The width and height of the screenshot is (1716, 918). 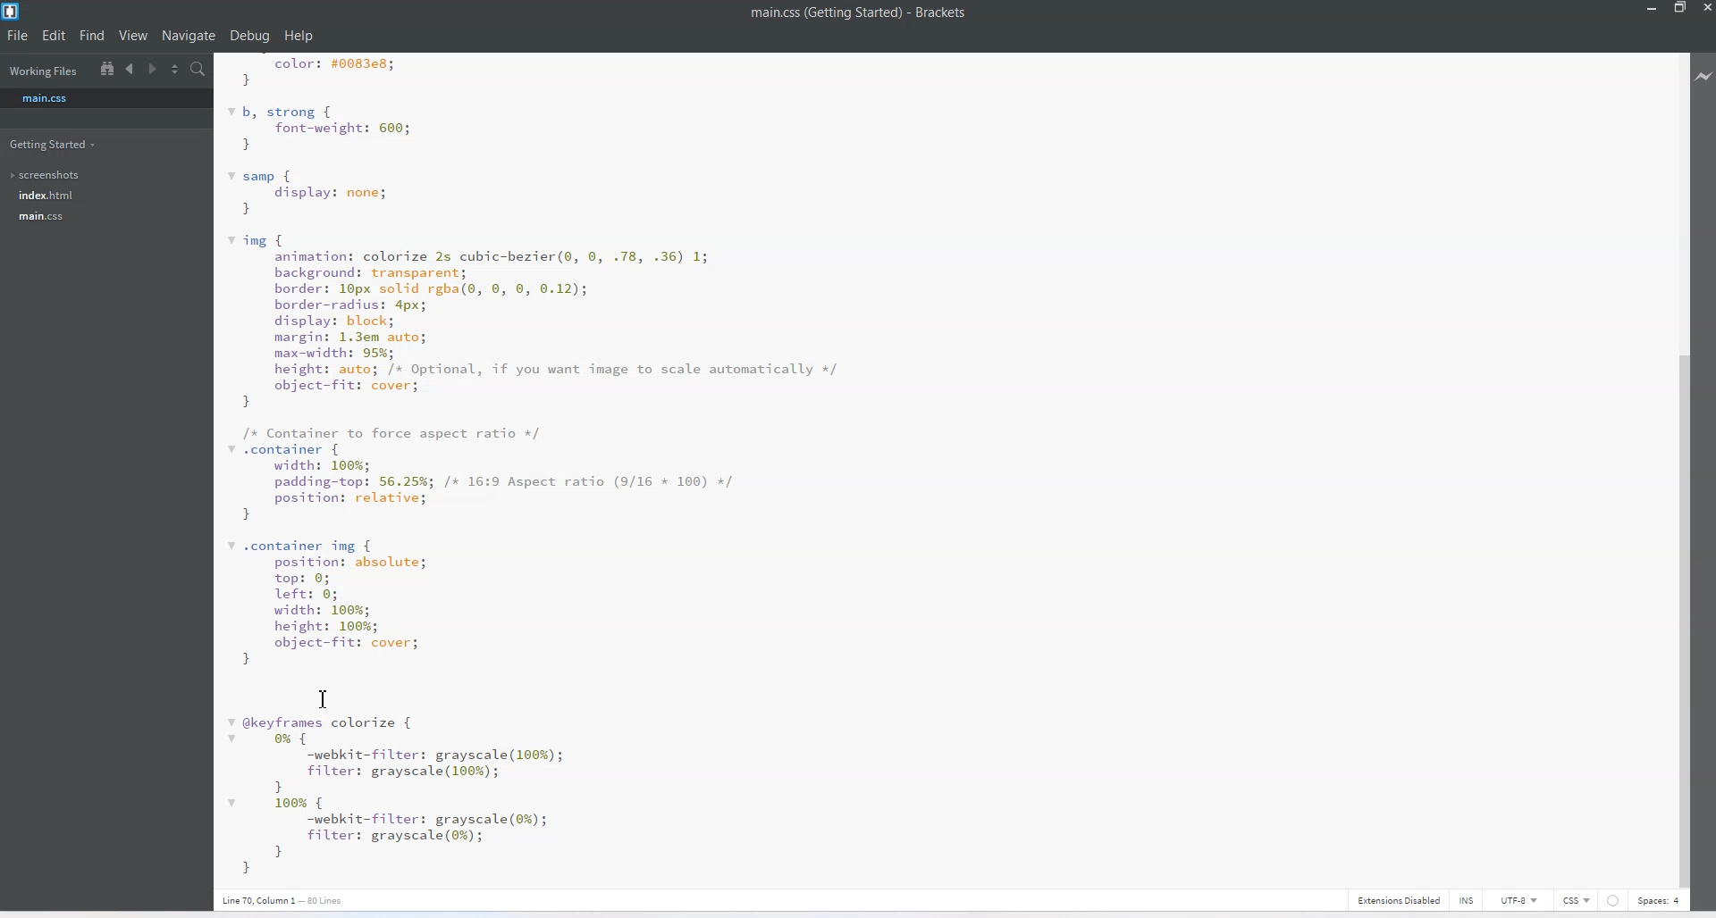 What do you see at coordinates (1519, 900) in the screenshot?
I see `UTF-8` at bounding box center [1519, 900].